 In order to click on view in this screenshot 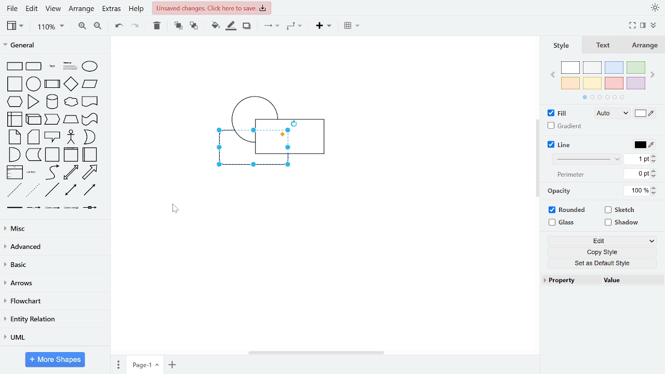, I will do `click(19, 27)`.